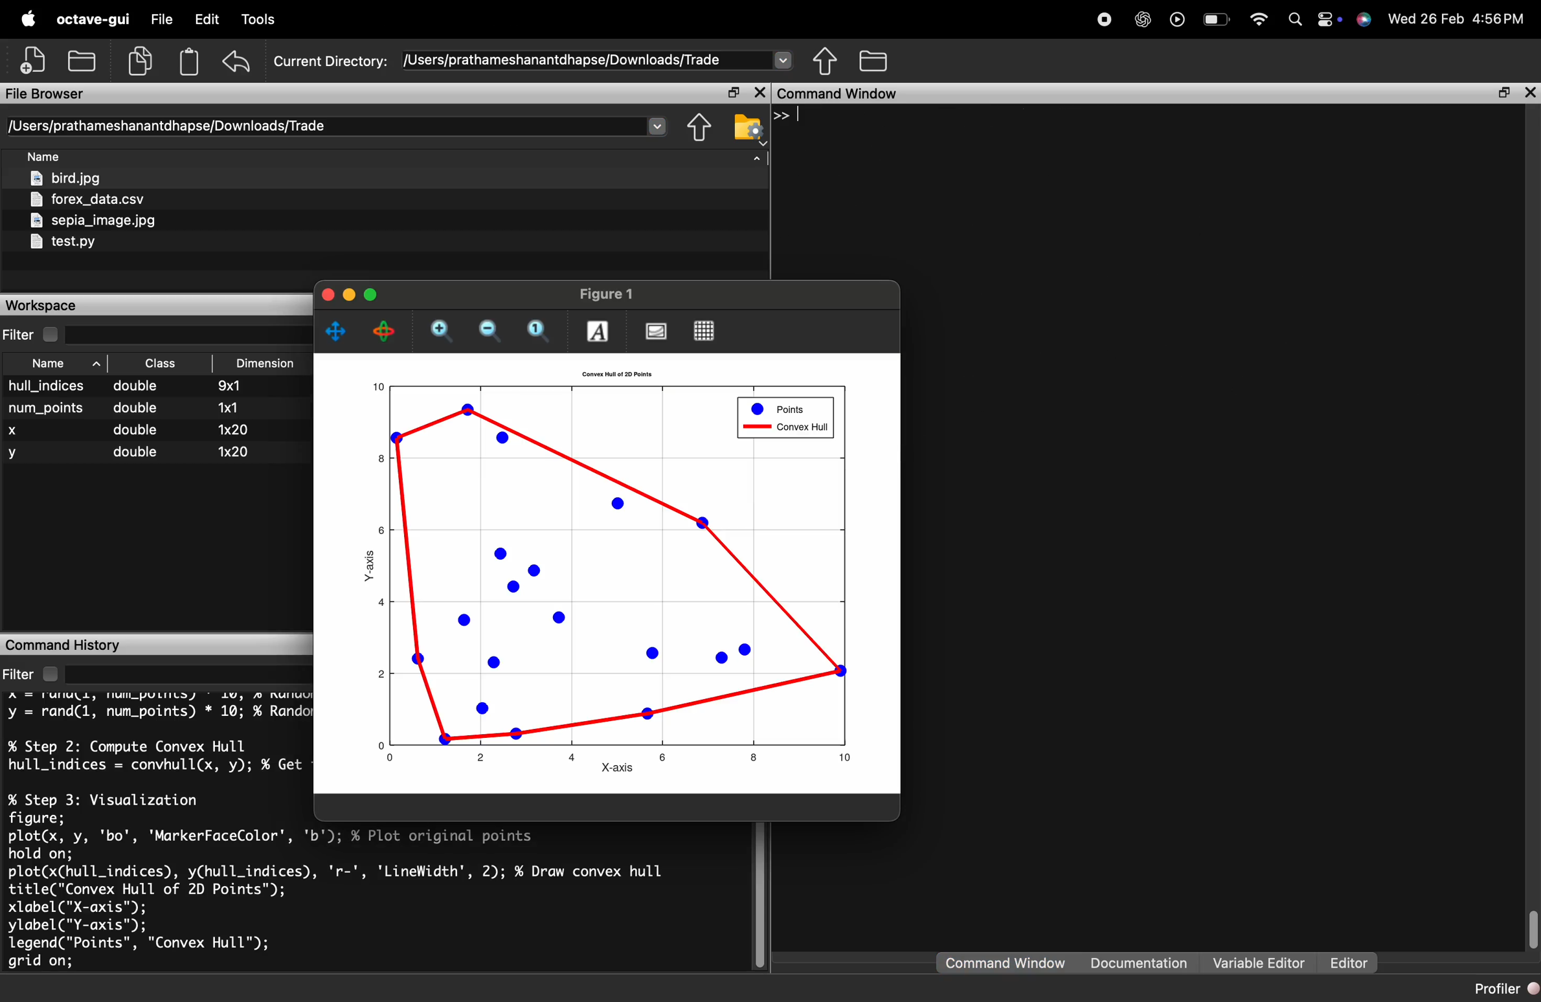 Image resolution: width=1541 pixels, height=1002 pixels. Describe the element at coordinates (141, 60) in the screenshot. I see `copy` at that location.